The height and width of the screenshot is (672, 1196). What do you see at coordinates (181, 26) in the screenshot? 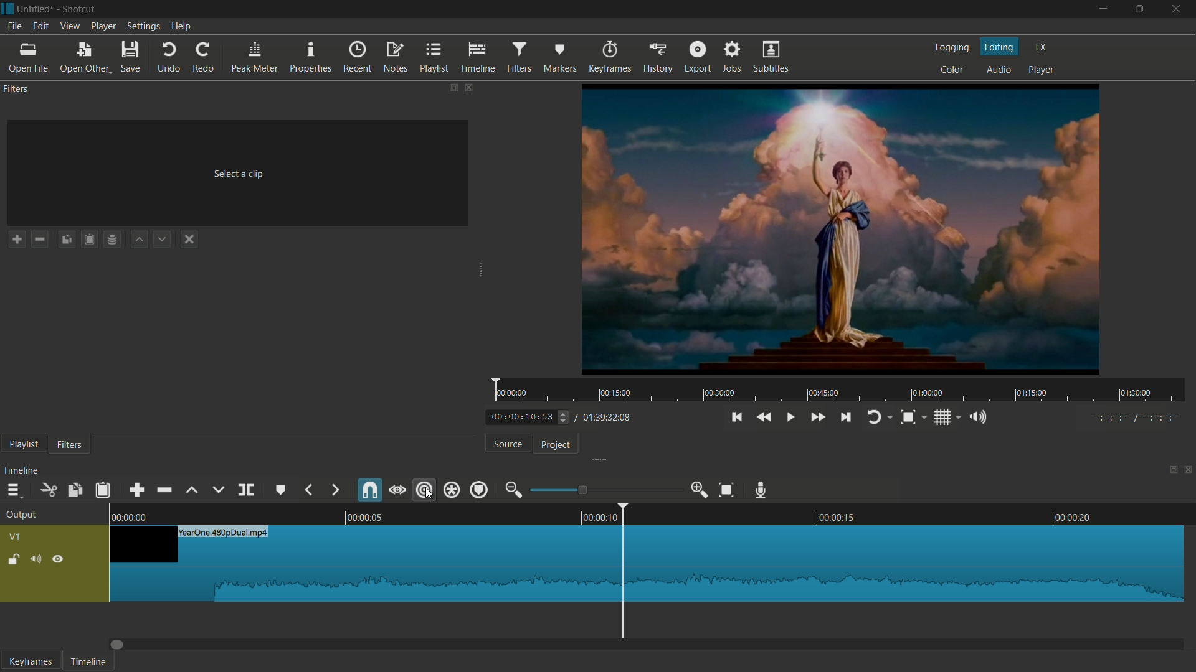
I see `help menu` at bounding box center [181, 26].